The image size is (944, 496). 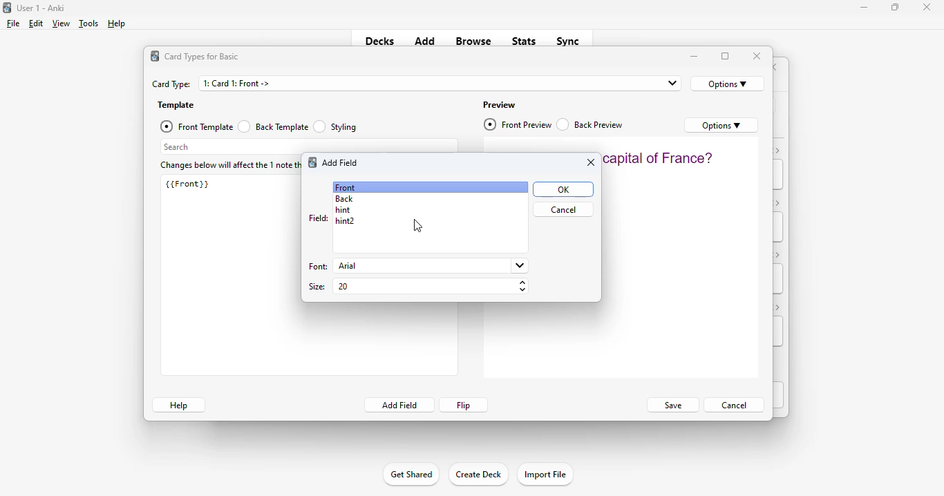 What do you see at coordinates (345, 187) in the screenshot?
I see `front` at bounding box center [345, 187].